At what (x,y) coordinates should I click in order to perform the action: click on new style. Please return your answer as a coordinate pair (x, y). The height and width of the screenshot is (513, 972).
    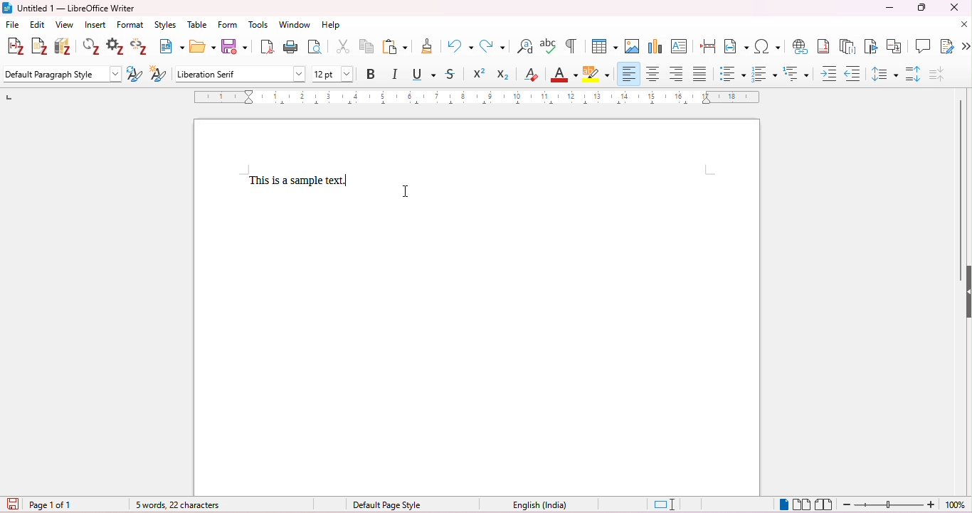
    Looking at the image, I should click on (159, 75).